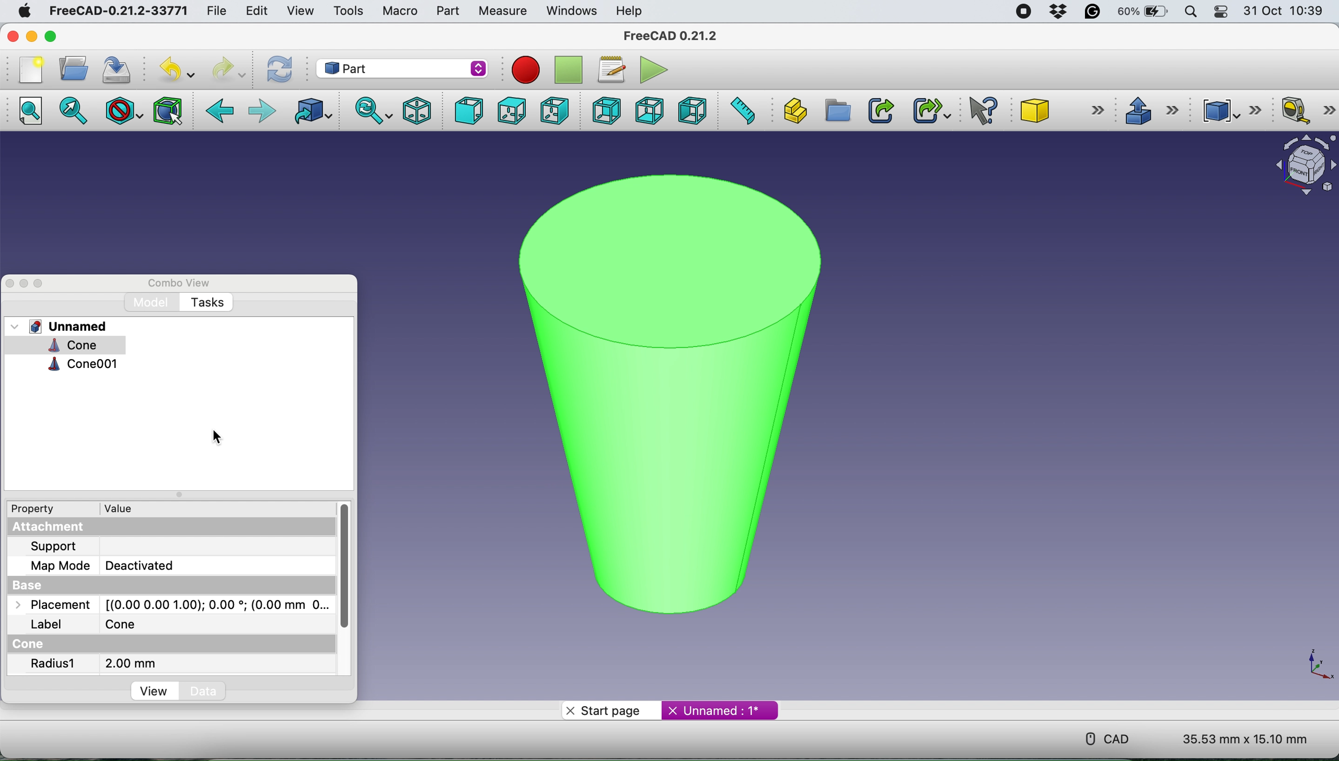 Image resolution: width=1339 pixels, height=761 pixels. Describe the element at coordinates (611, 67) in the screenshot. I see `macros` at that location.